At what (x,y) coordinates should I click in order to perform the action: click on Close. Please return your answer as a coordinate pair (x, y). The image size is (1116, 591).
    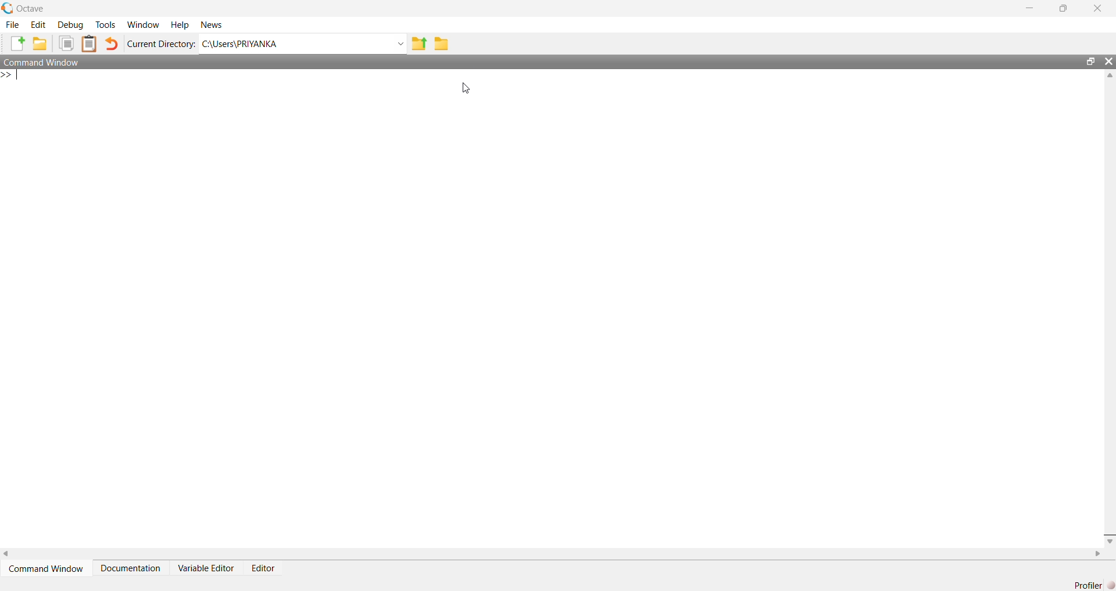
    Looking at the image, I should click on (1109, 64).